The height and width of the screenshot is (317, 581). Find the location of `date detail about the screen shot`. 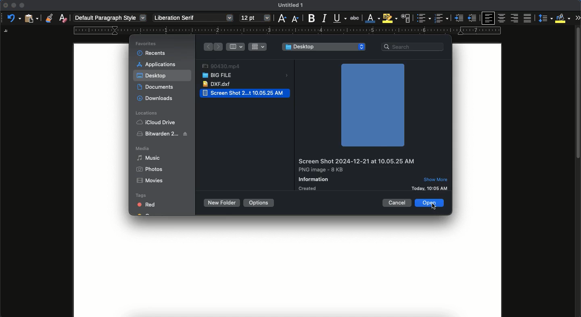

date detail about the screen shot is located at coordinates (431, 188).